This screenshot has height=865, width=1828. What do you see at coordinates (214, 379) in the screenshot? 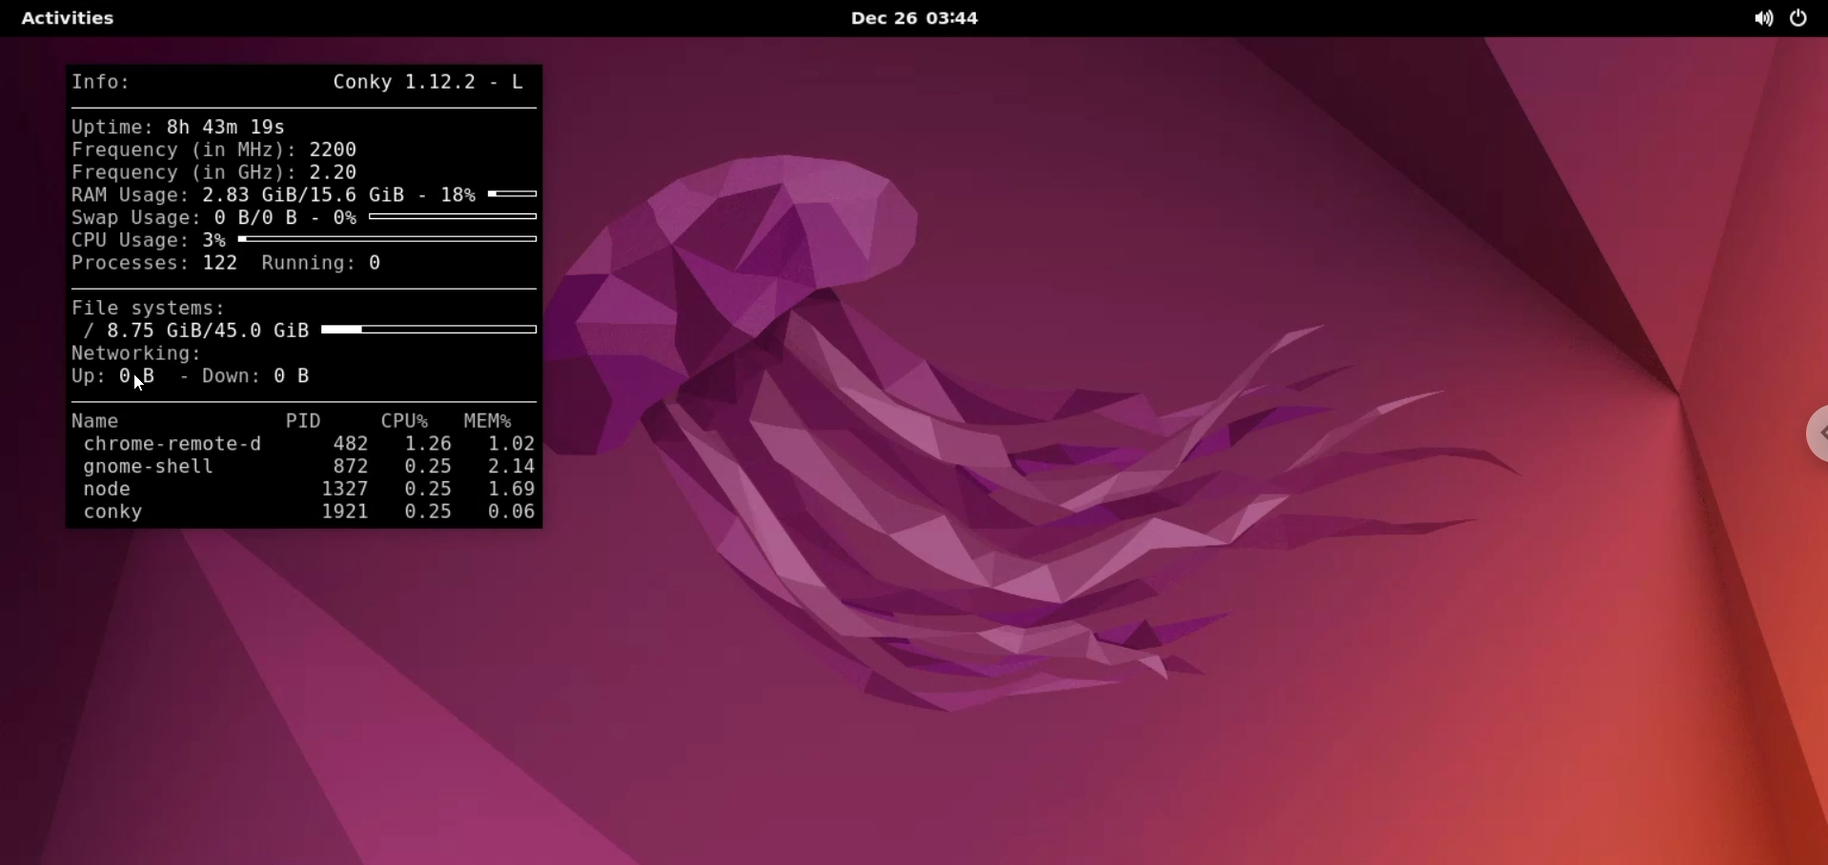
I see `Down:` at bounding box center [214, 379].